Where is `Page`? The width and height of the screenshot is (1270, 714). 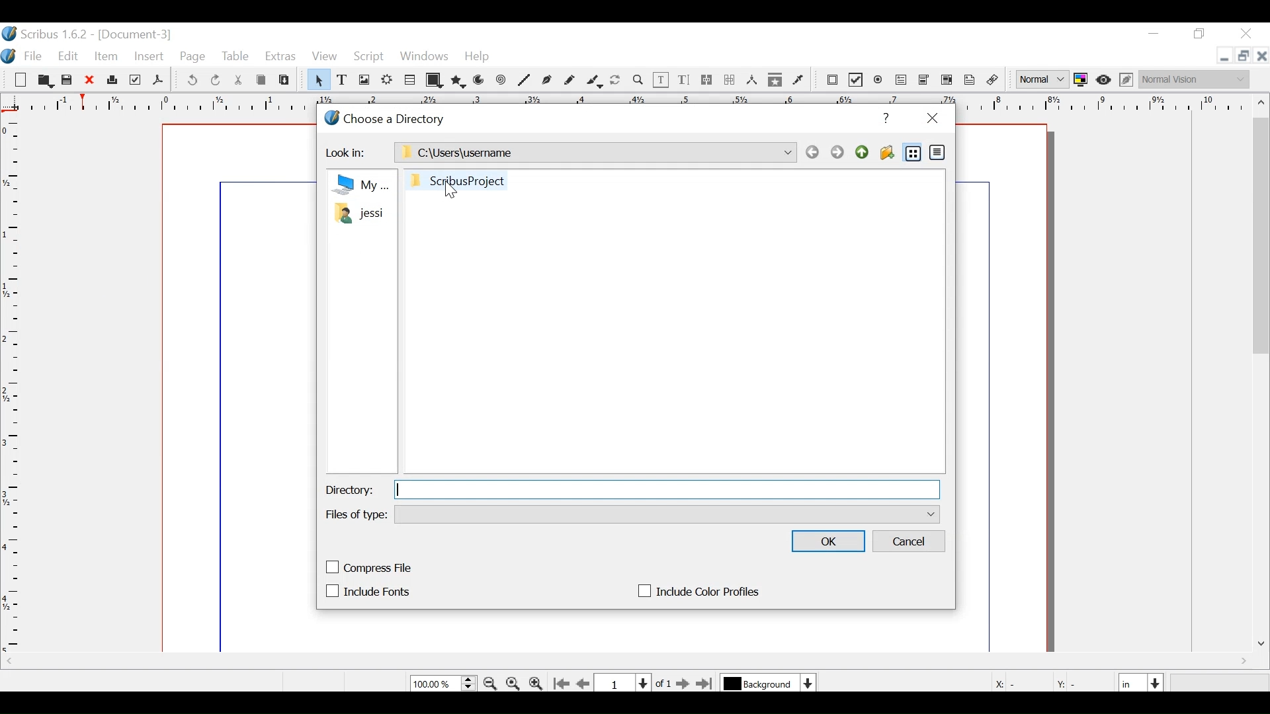
Page is located at coordinates (194, 58).